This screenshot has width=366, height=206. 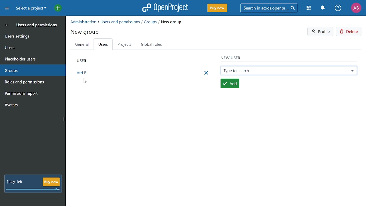 I want to click on Modules, so click(x=309, y=8).